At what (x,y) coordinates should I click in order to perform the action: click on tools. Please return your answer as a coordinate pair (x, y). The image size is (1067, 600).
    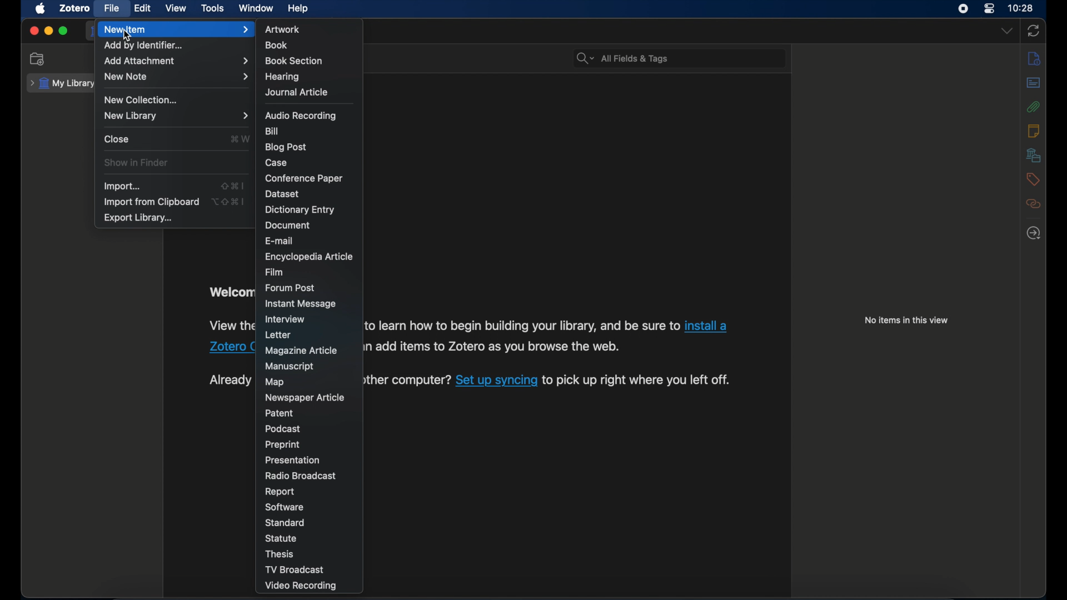
    Looking at the image, I should click on (212, 8).